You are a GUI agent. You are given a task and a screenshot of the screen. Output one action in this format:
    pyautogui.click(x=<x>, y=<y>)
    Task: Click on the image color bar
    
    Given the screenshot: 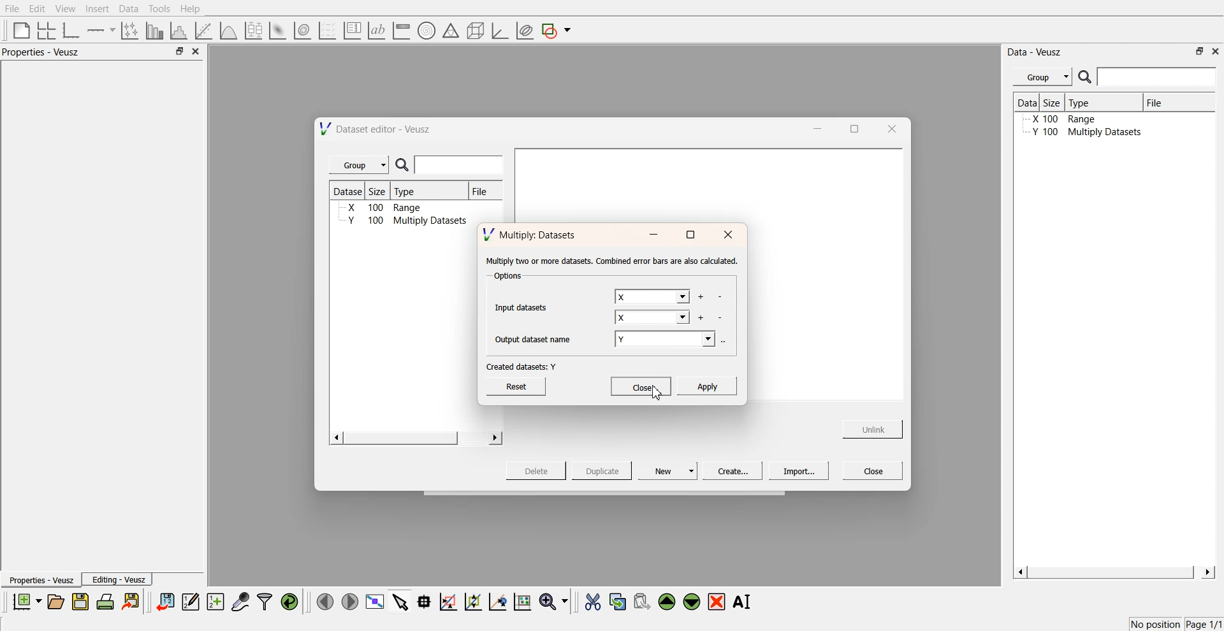 What is the action you would take?
    pyautogui.click(x=401, y=31)
    